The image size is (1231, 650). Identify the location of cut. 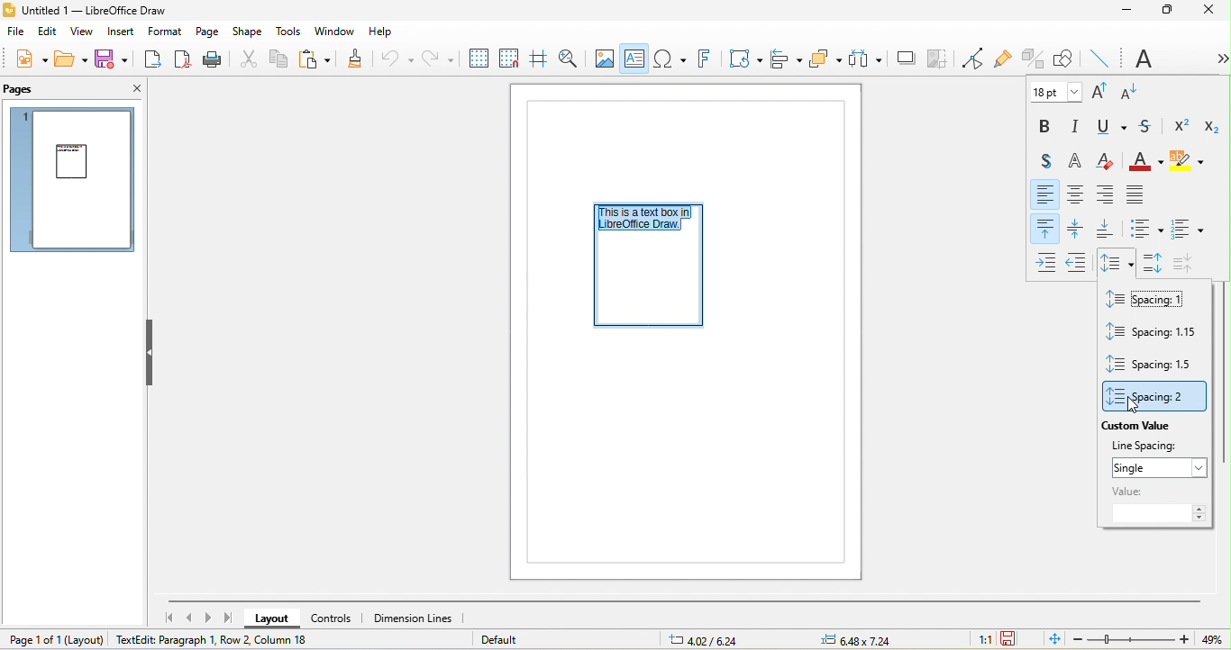
(247, 58).